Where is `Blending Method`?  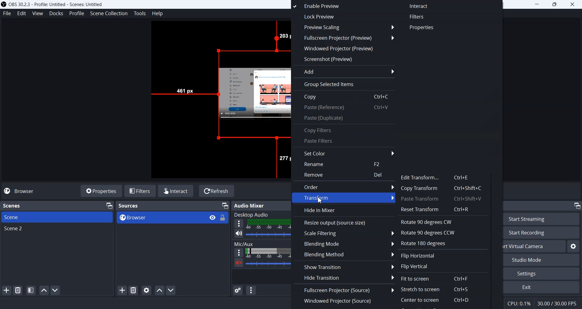 Blending Method is located at coordinates (343, 254).